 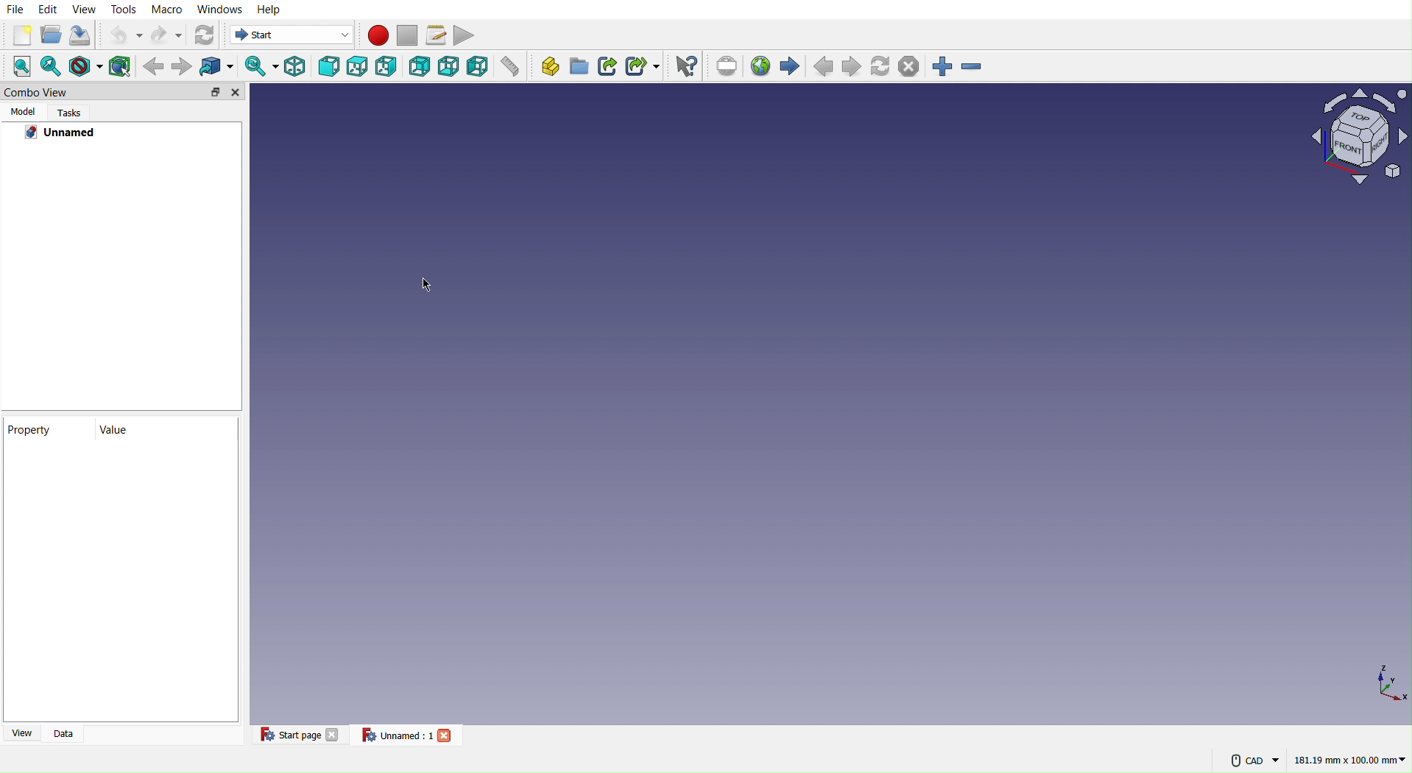 What do you see at coordinates (685, 66) in the screenshot?
I see `What's This` at bounding box center [685, 66].